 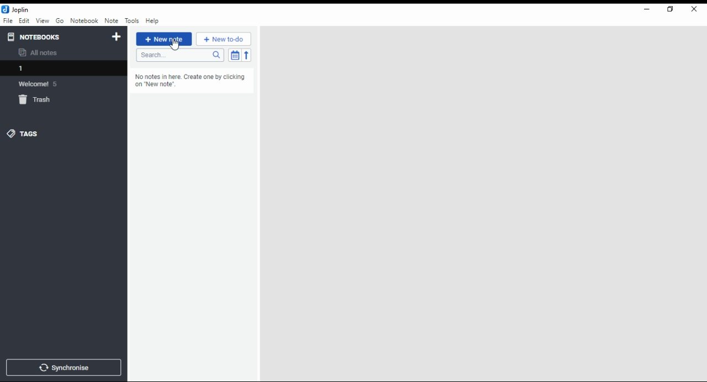 I want to click on go, so click(x=60, y=21).